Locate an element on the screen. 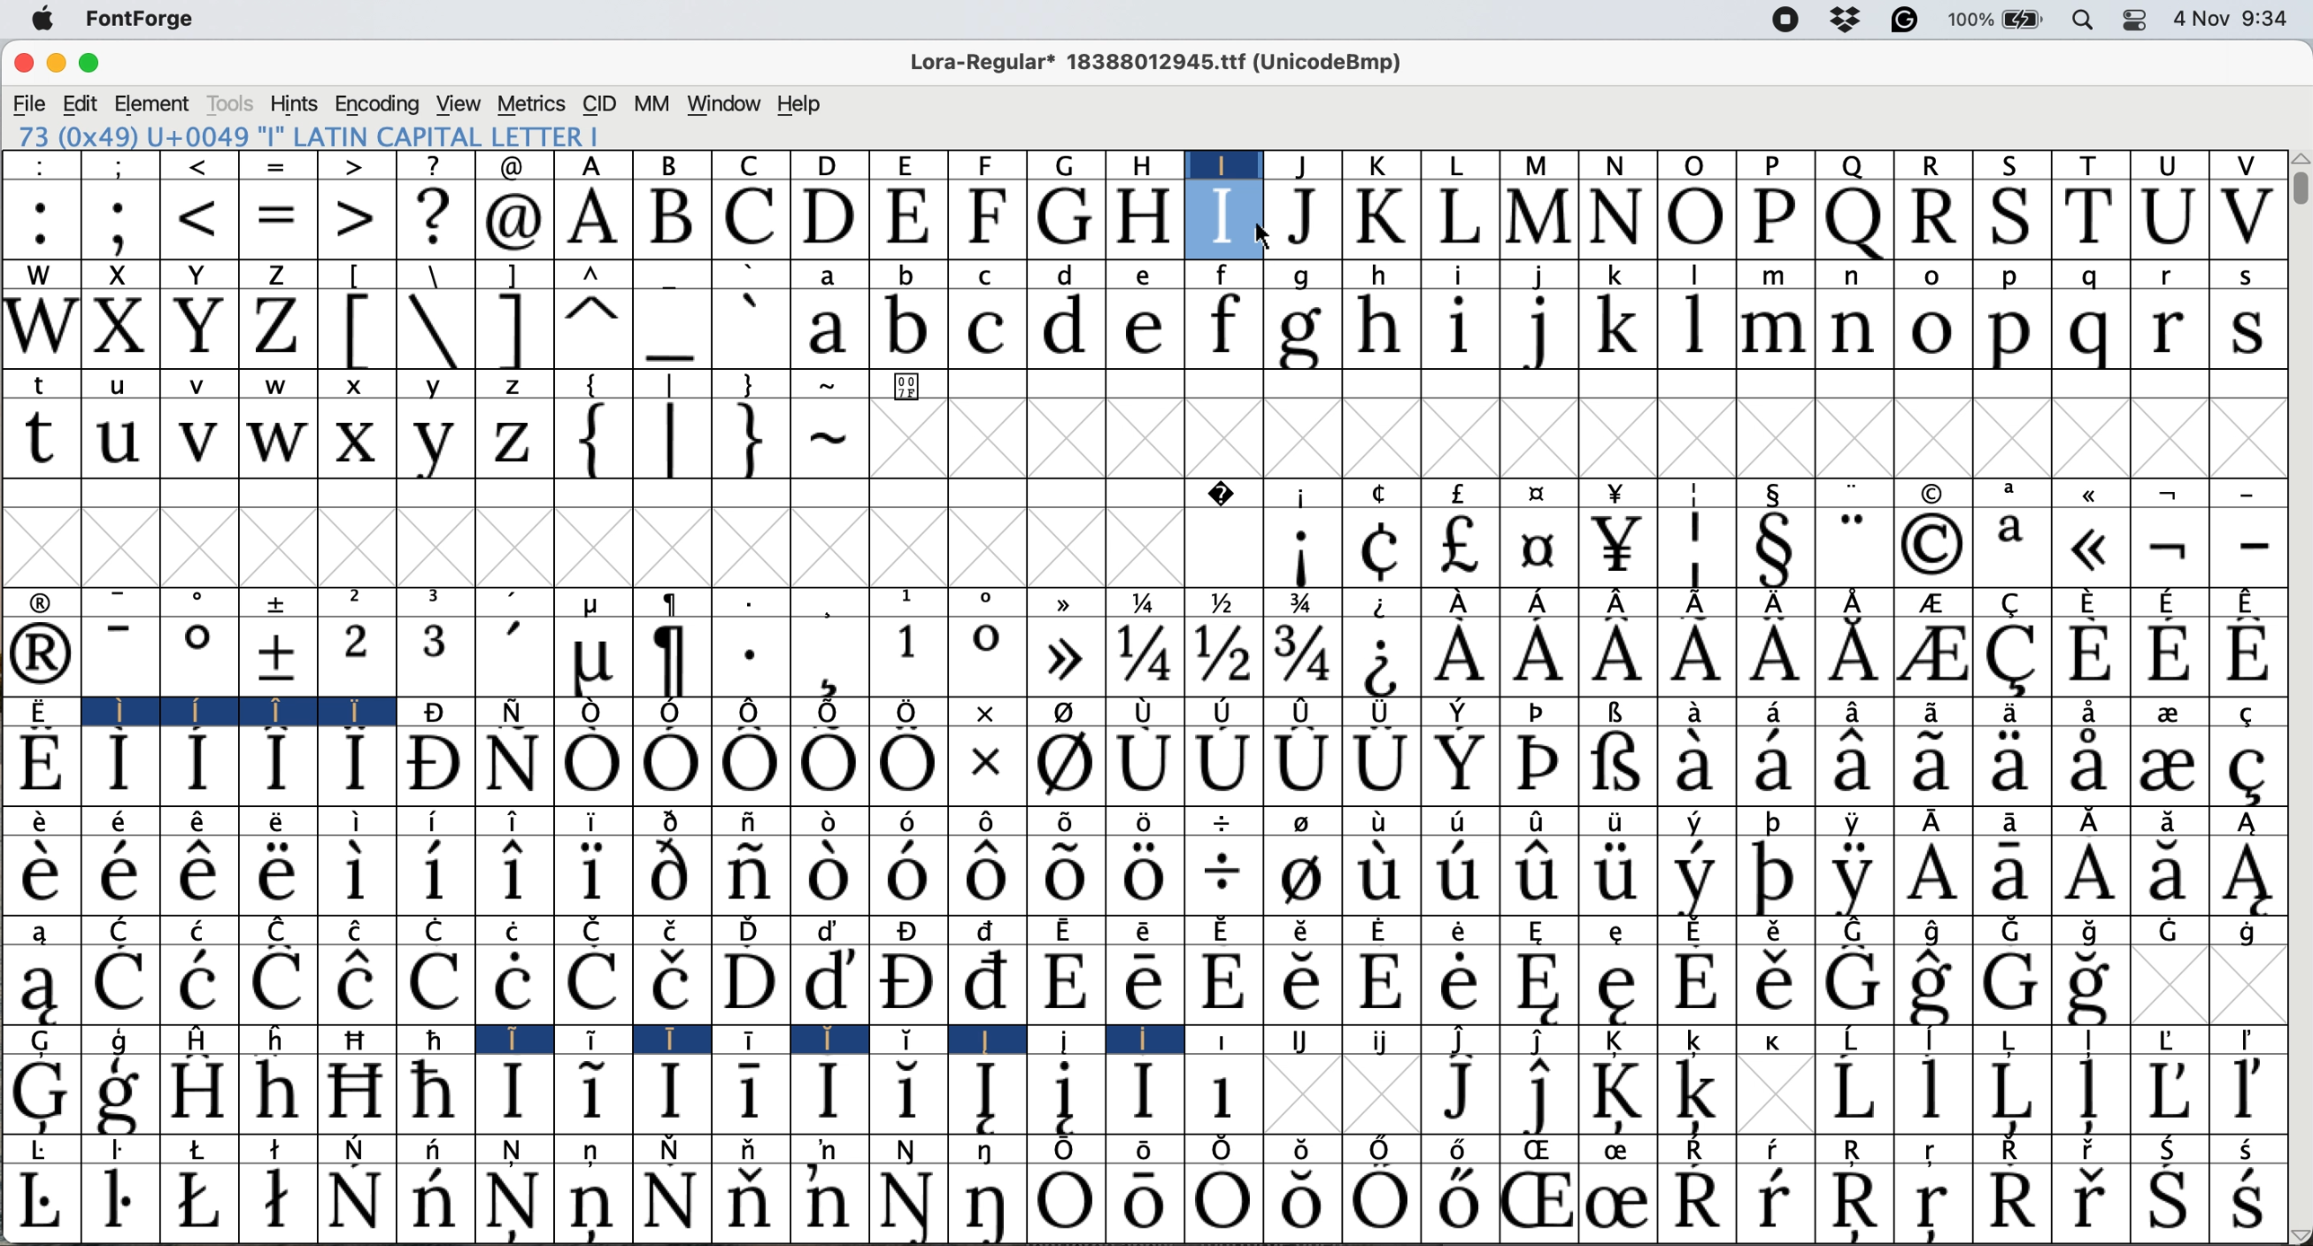 The image size is (2313, 1246). Symbol is located at coordinates (2170, 714).